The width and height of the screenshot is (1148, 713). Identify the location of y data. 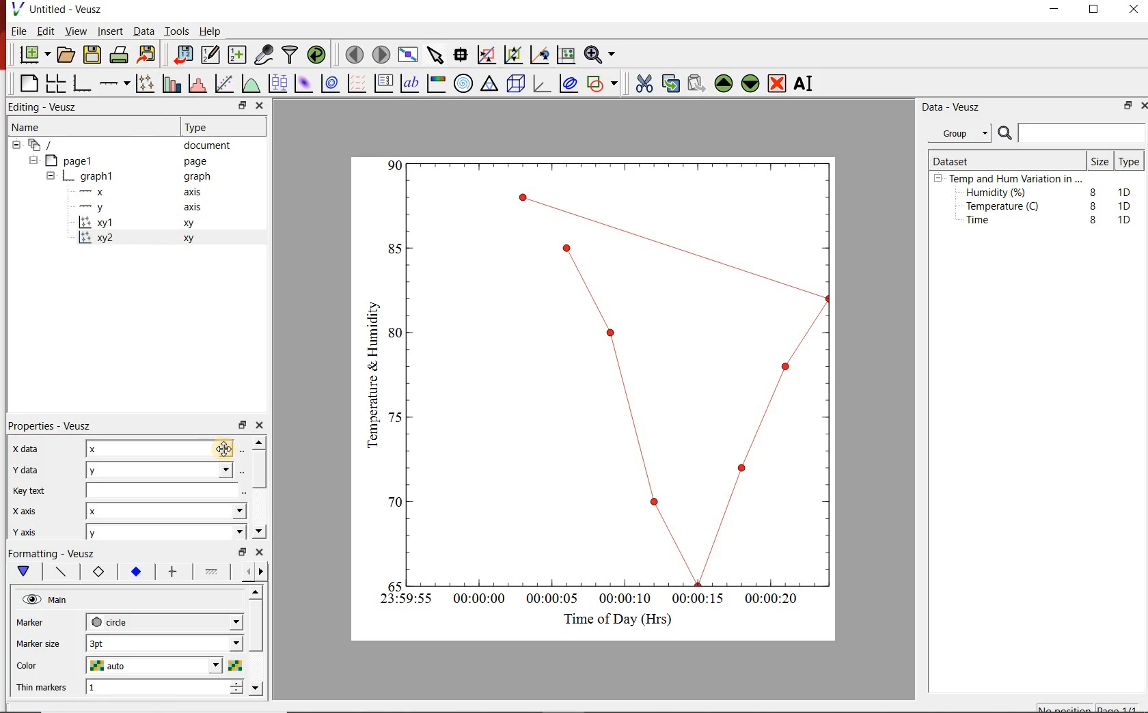
(30, 468).